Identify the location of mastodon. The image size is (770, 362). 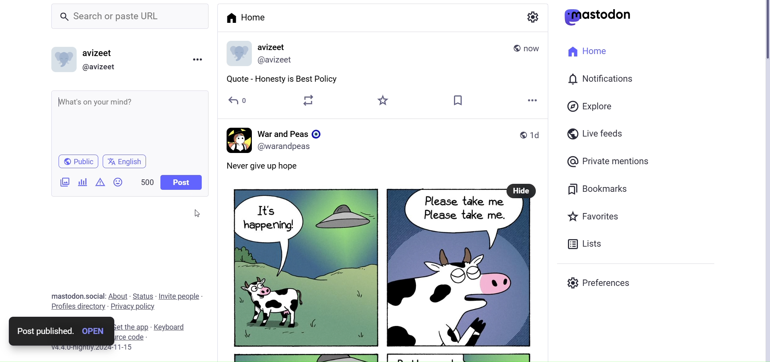
(601, 17).